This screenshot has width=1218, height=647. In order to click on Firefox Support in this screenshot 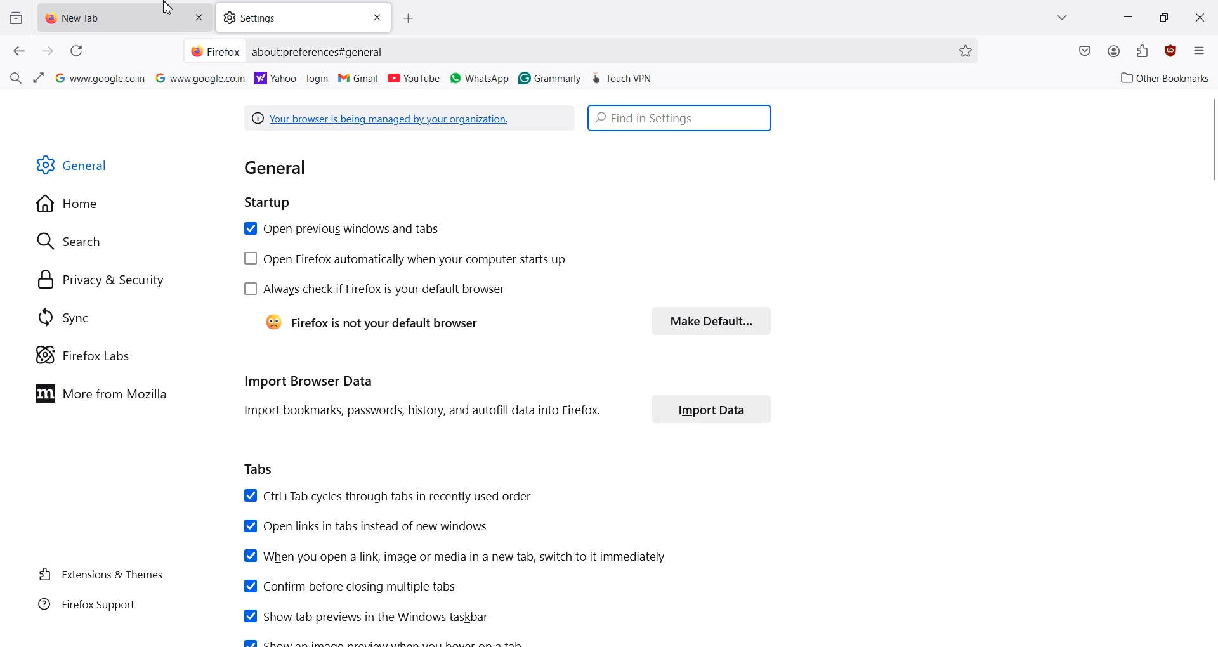, I will do `click(87, 604)`.